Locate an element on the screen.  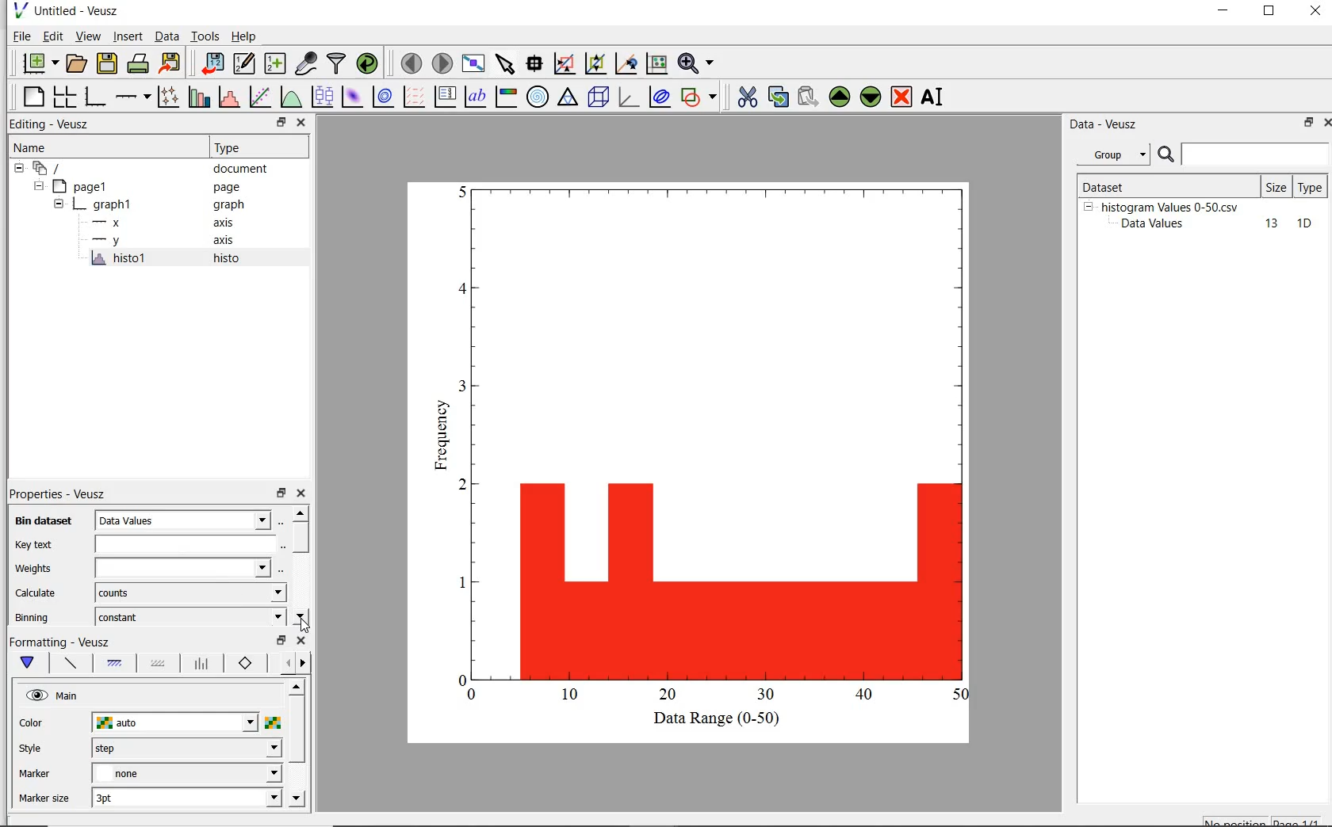
marker border is located at coordinates (246, 664).